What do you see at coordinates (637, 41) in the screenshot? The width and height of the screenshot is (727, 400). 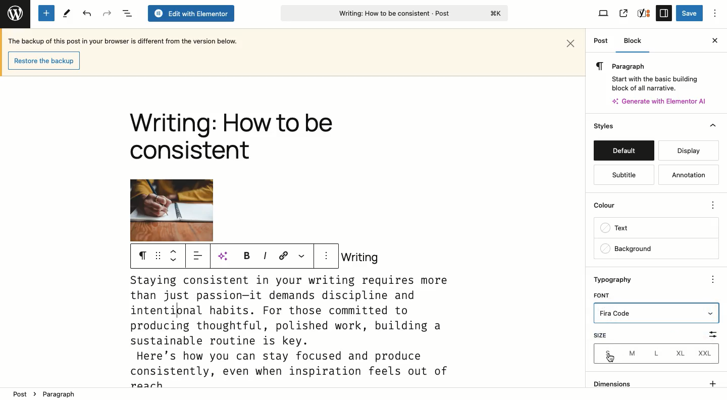 I see `Block` at bounding box center [637, 41].